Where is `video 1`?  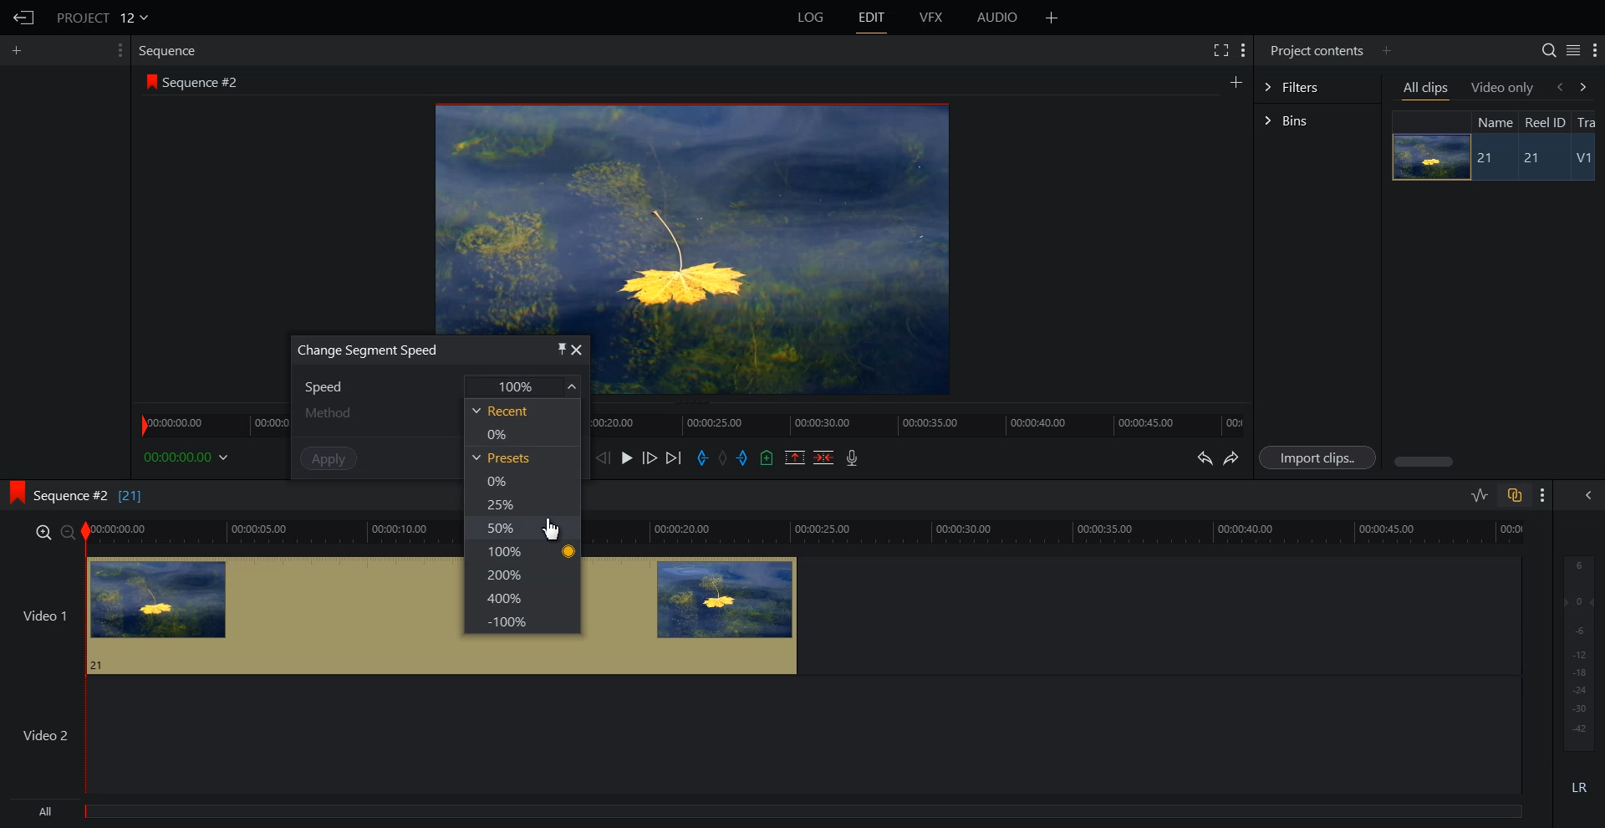 video 1 is located at coordinates (713, 616).